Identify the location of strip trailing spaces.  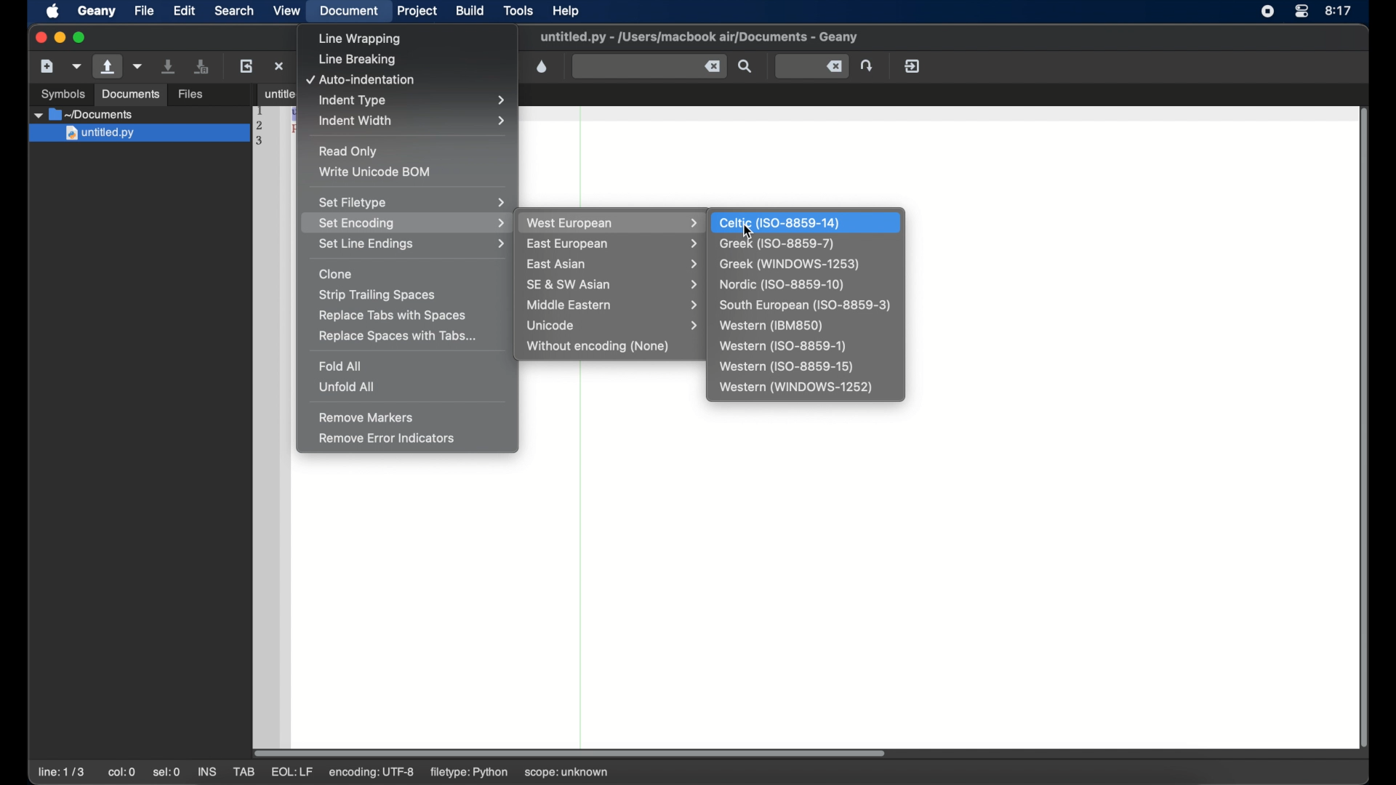
(378, 296).